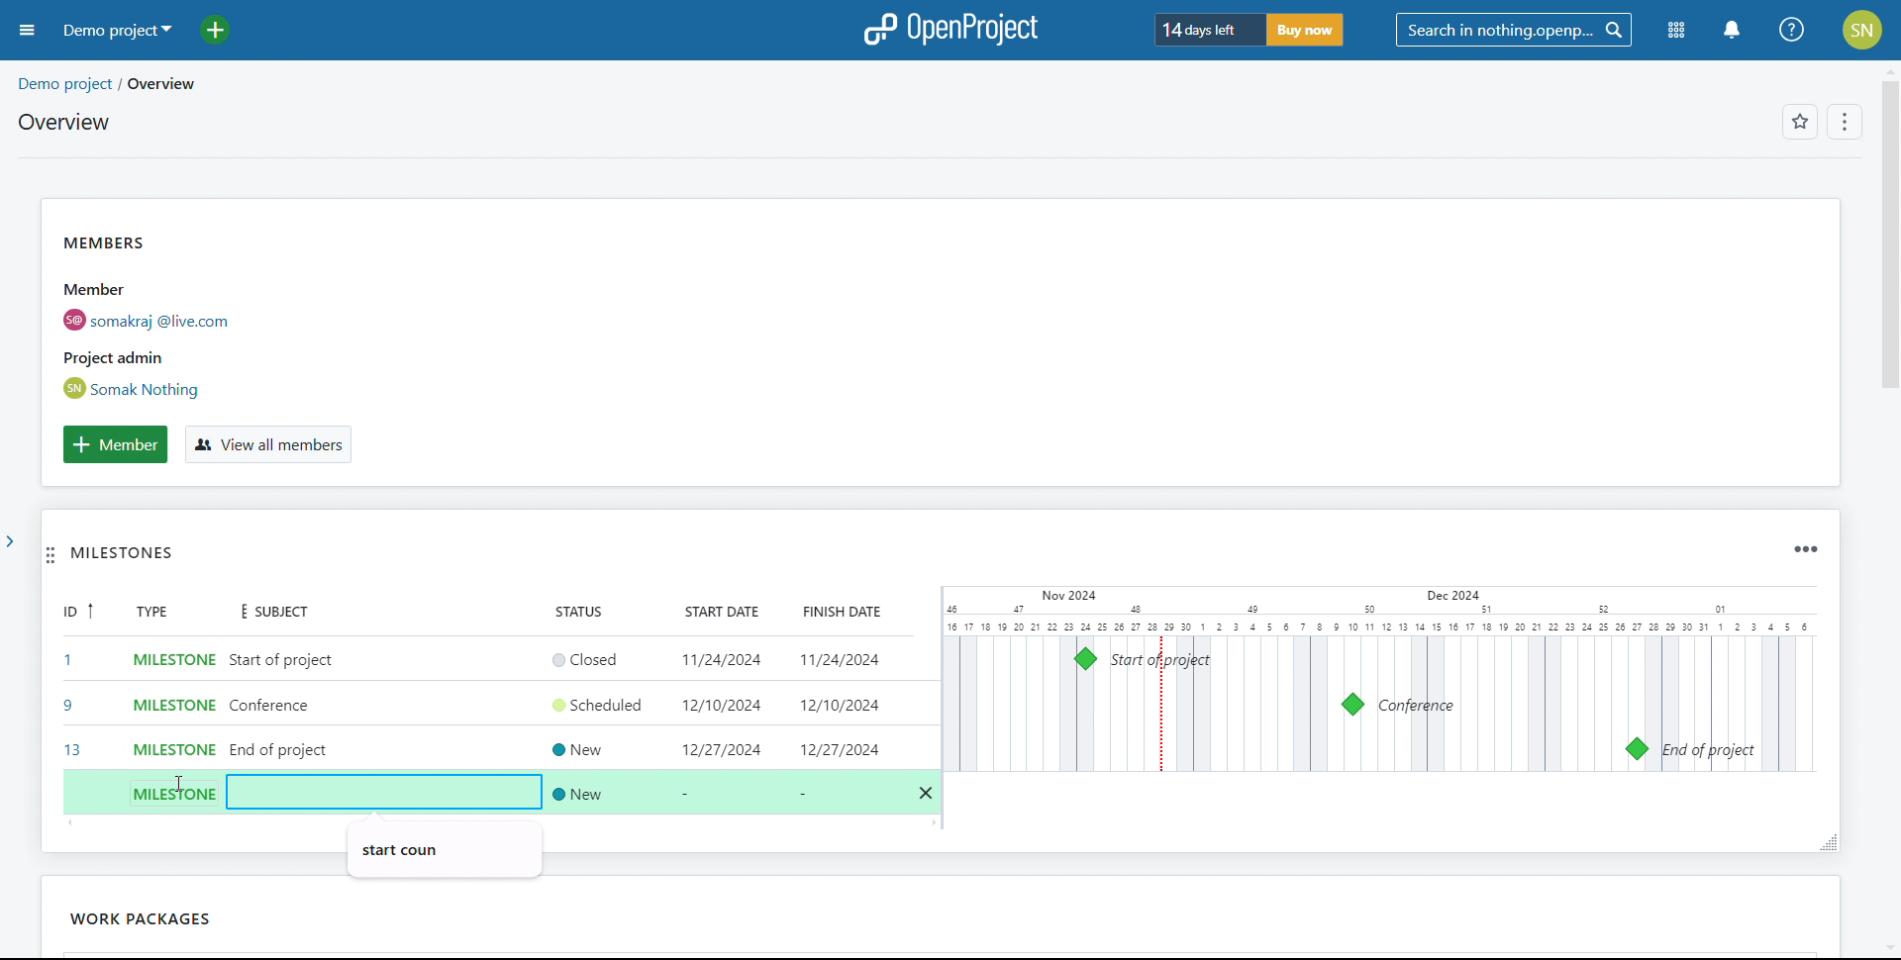  Describe the element at coordinates (1206, 31) in the screenshot. I see `days left for trial` at that location.